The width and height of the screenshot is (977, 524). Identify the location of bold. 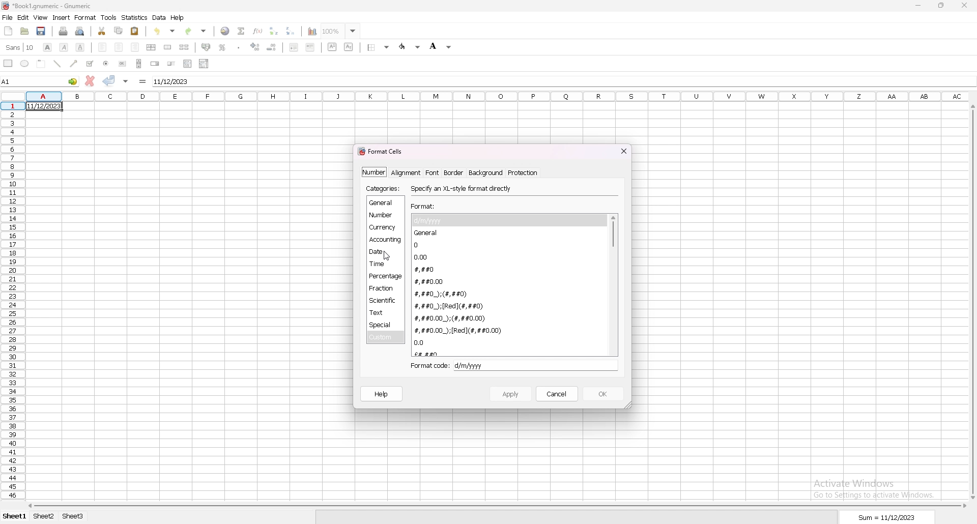
(48, 47).